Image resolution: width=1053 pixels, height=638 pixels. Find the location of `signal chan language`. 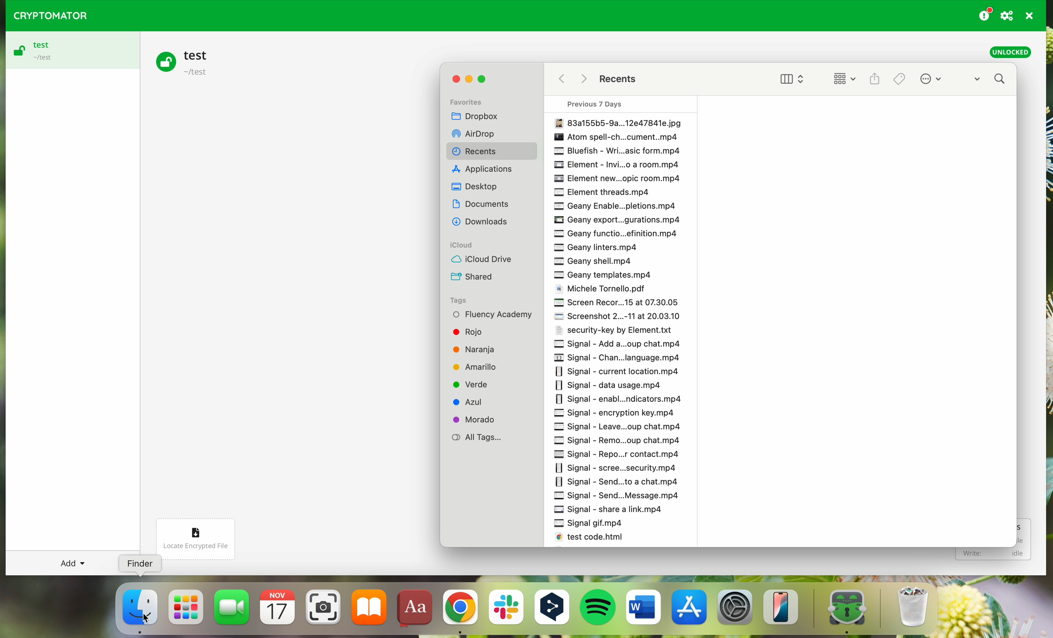

signal chan language is located at coordinates (621, 357).